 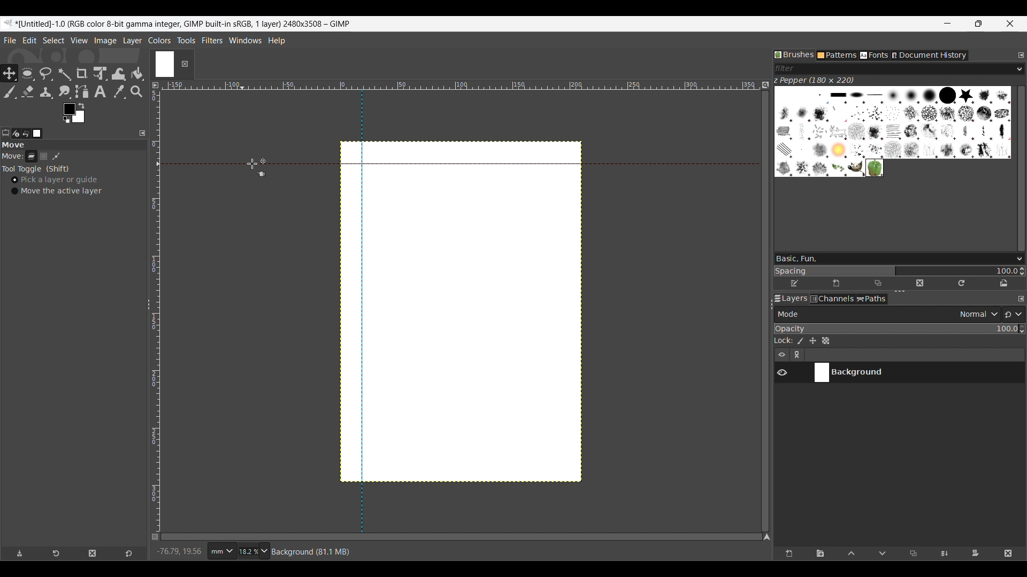 What do you see at coordinates (767, 537) in the screenshot?
I see `Navigate the image display` at bounding box center [767, 537].